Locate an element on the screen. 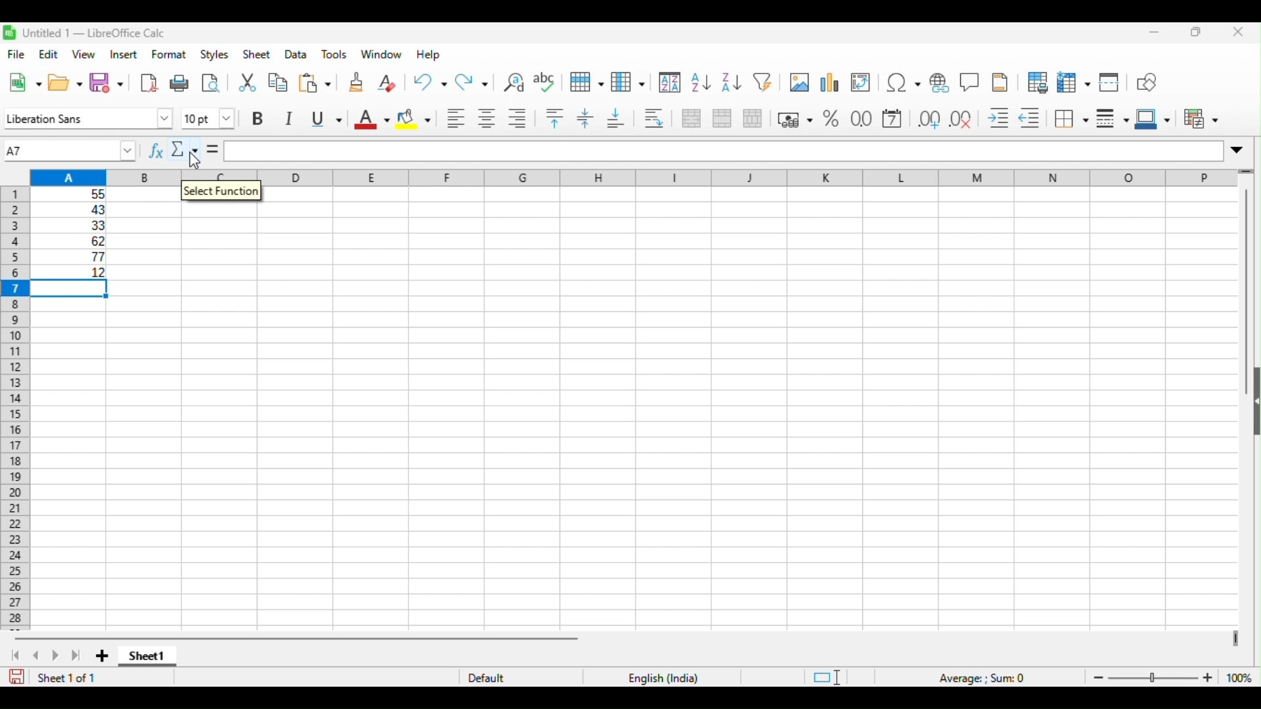 The image size is (1261, 709). print is located at coordinates (180, 83).